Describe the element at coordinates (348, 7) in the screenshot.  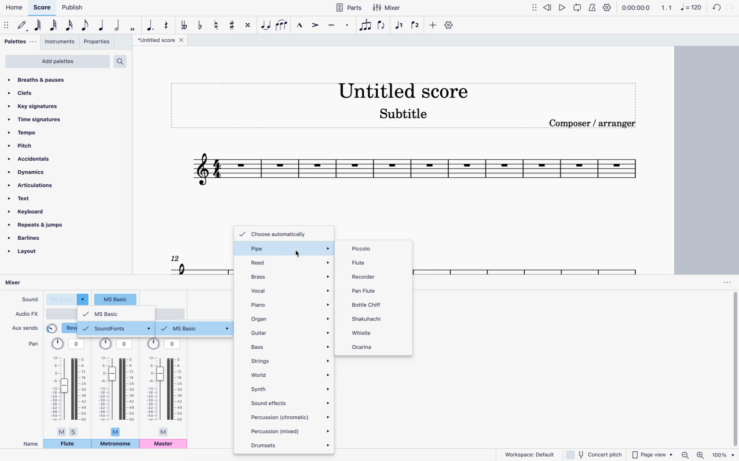
I see `parts` at that location.